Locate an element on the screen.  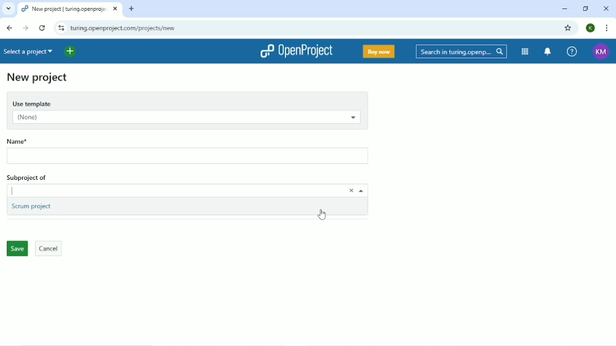
Minimize is located at coordinates (565, 10).